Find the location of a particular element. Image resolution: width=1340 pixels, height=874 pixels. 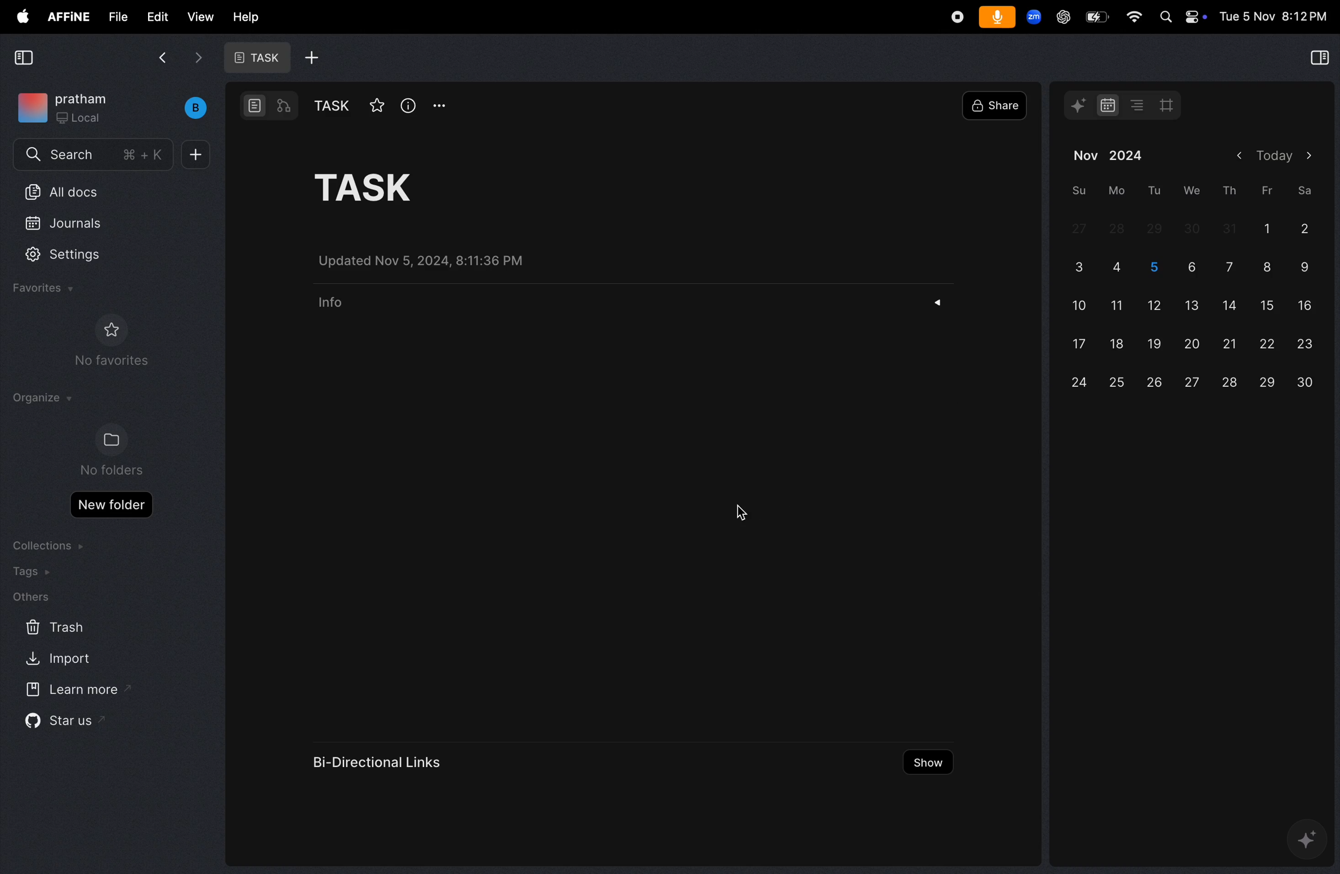

share is located at coordinates (997, 105).